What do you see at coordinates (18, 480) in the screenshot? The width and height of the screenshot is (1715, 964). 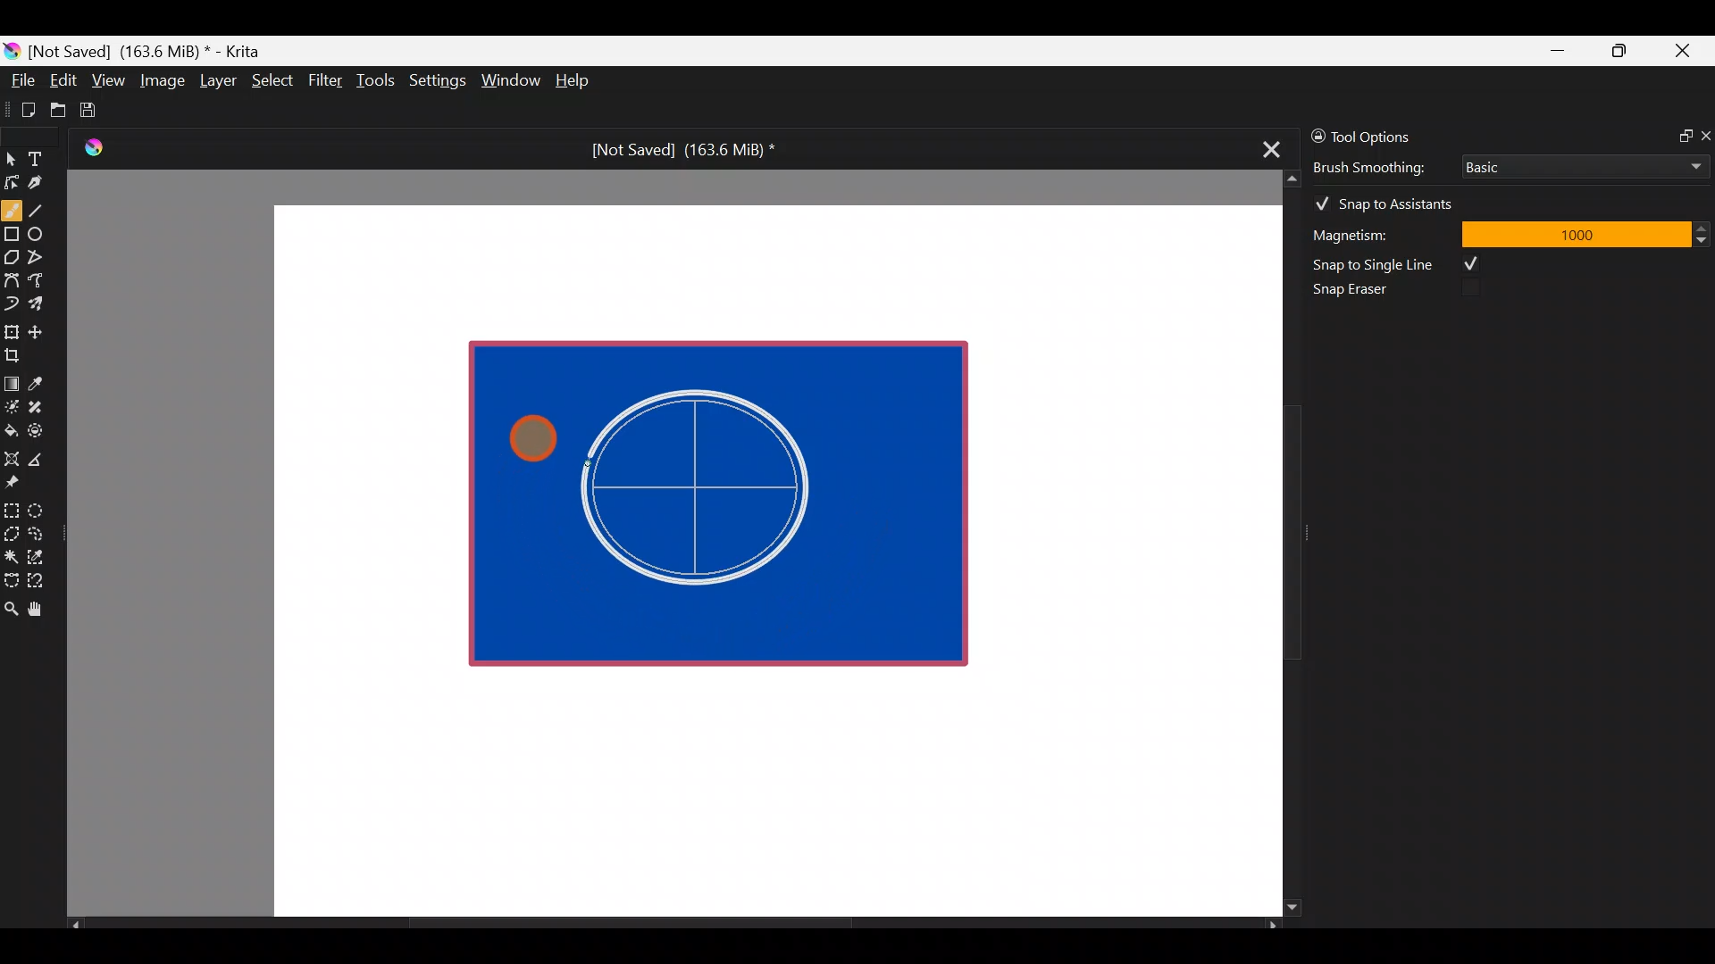 I see `Reference images tool` at bounding box center [18, 480].